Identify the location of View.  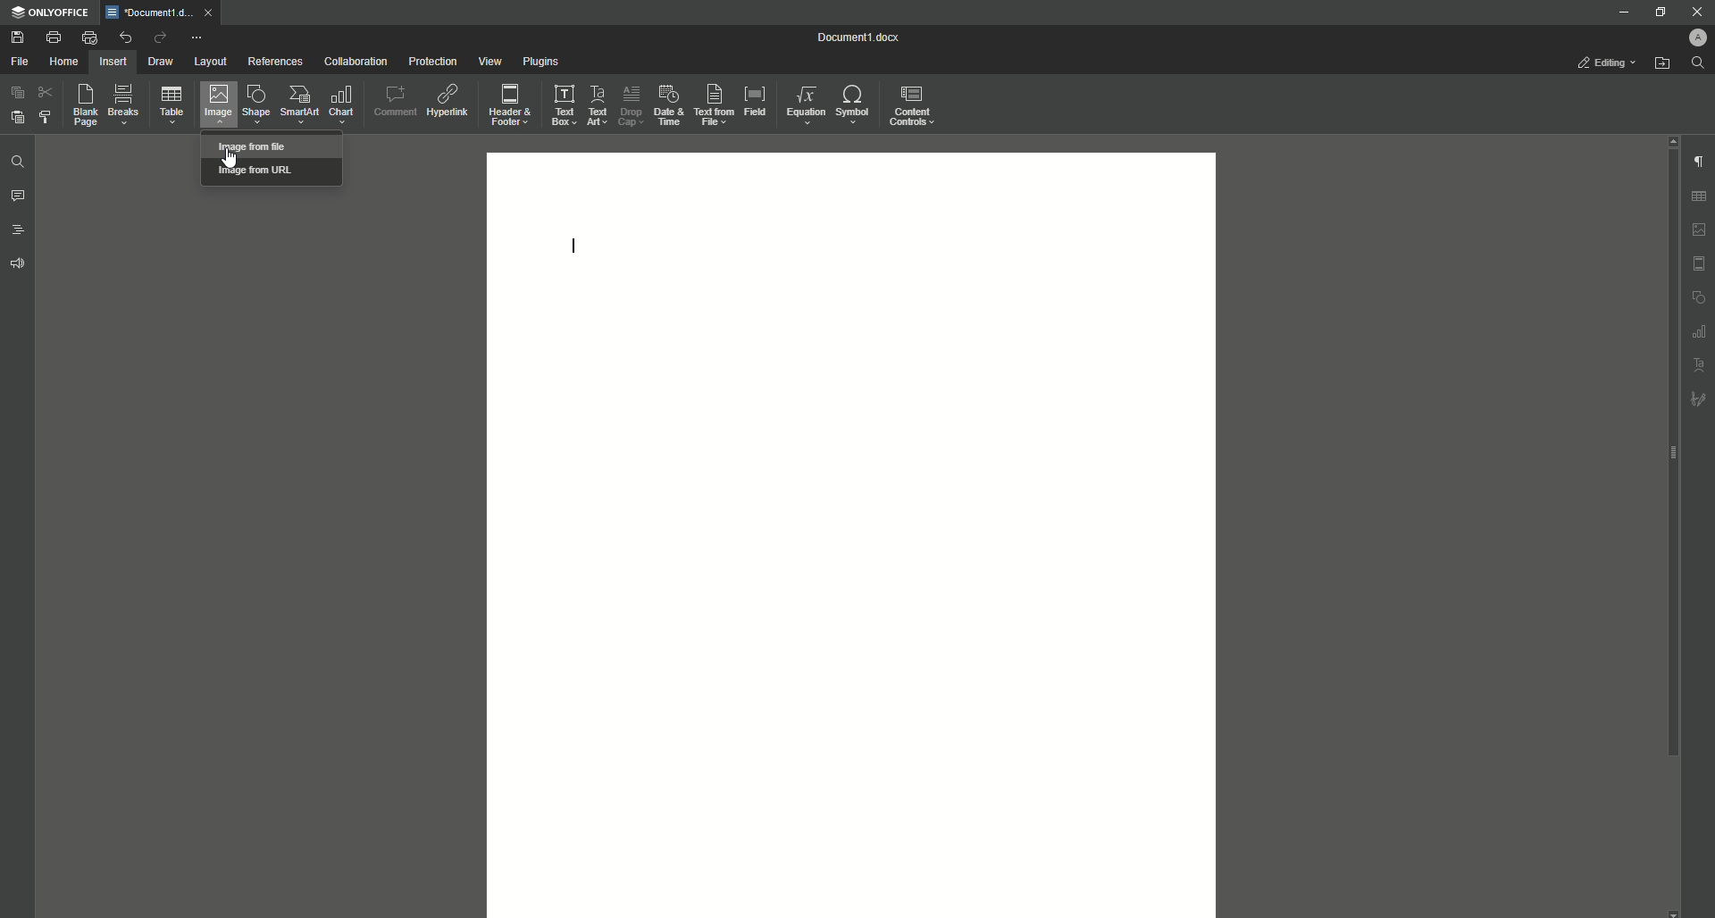
(490, 63).